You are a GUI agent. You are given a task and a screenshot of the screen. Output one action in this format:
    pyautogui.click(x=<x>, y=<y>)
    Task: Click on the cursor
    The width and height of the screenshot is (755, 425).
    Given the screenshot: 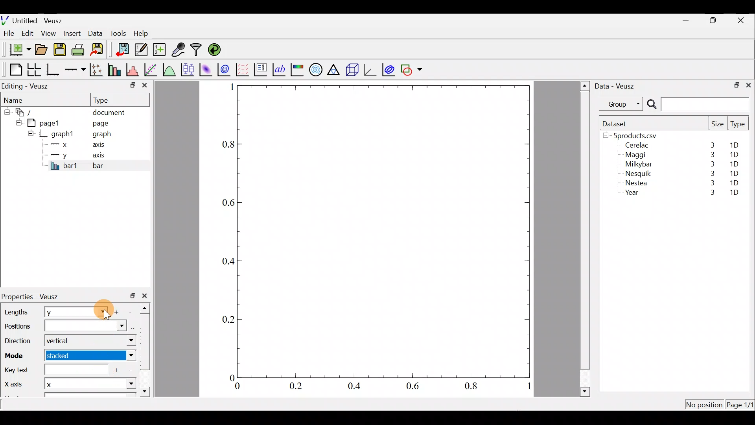 What is the action you would take?
    pyautogui.click(x=101, y=309)
    